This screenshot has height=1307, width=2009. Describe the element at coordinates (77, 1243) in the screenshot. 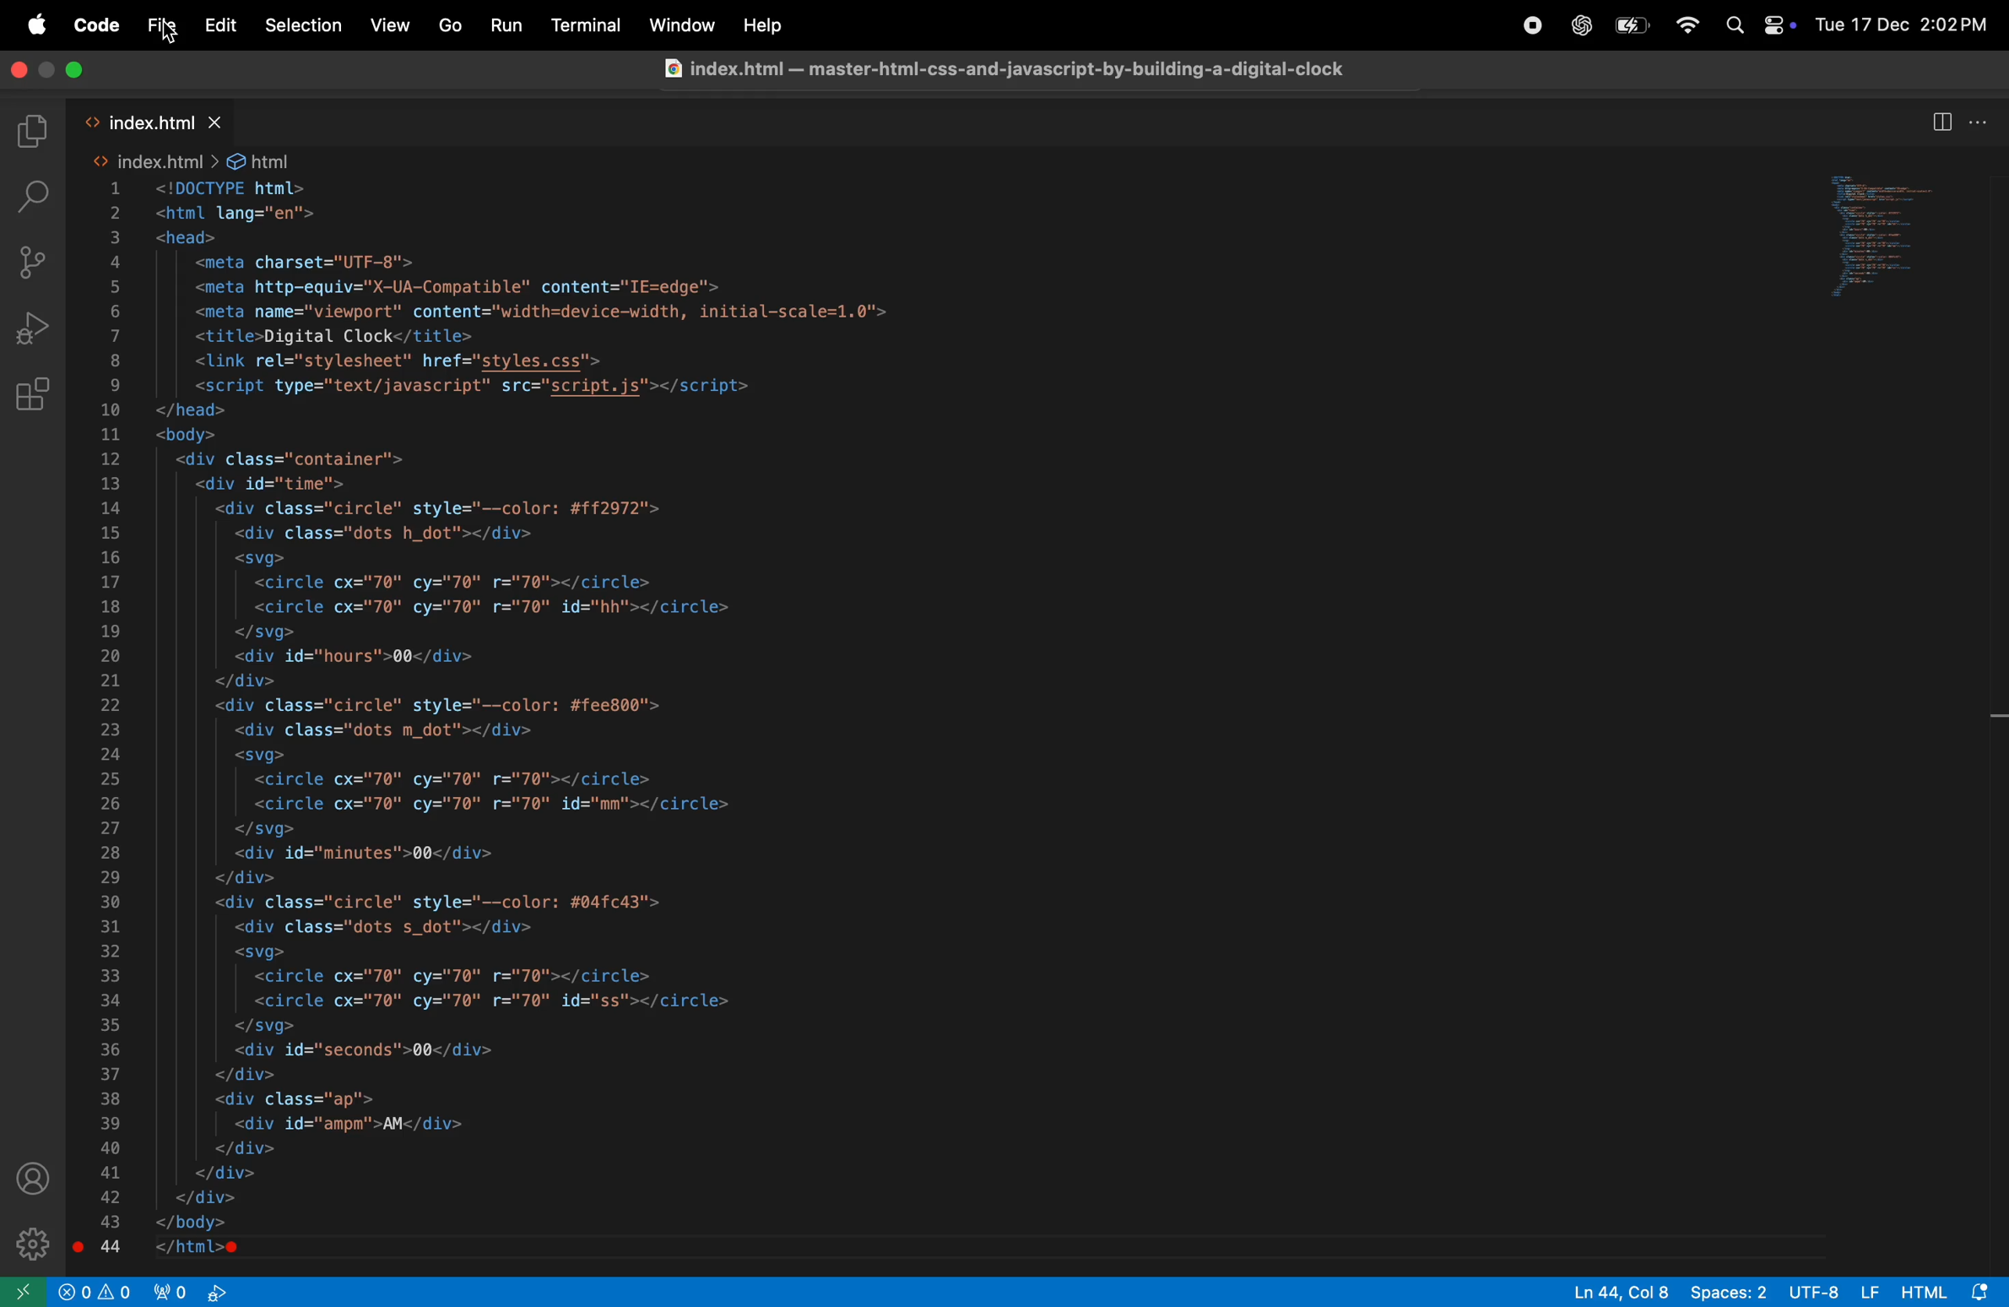

I see `Breakpoint` at that location.